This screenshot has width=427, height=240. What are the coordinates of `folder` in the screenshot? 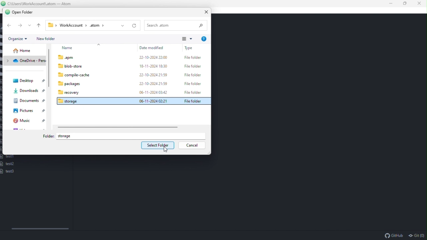 It's located at (46, 136).